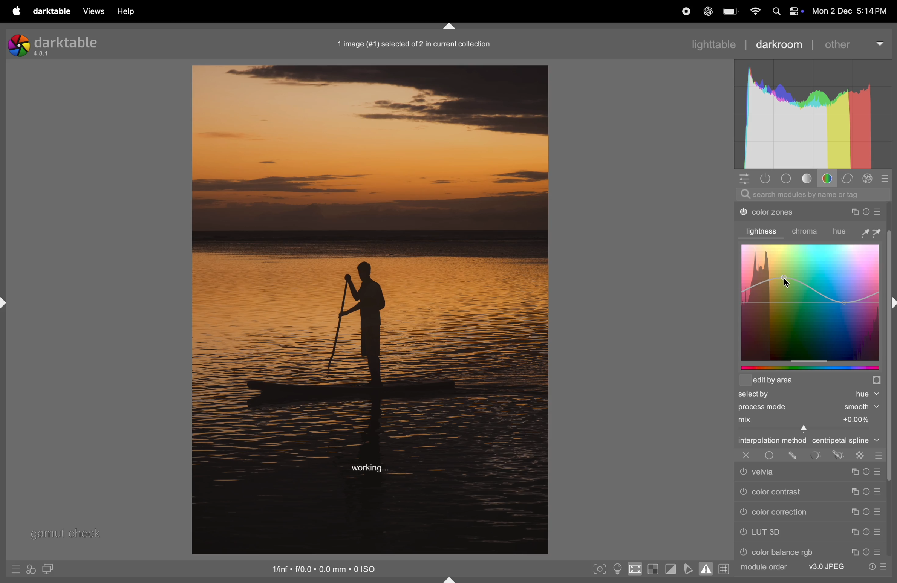 This screenshot has height=583, width=897. Describe the element at coordinates (790, 281) in the screenshot. I see `cursor` at that location.